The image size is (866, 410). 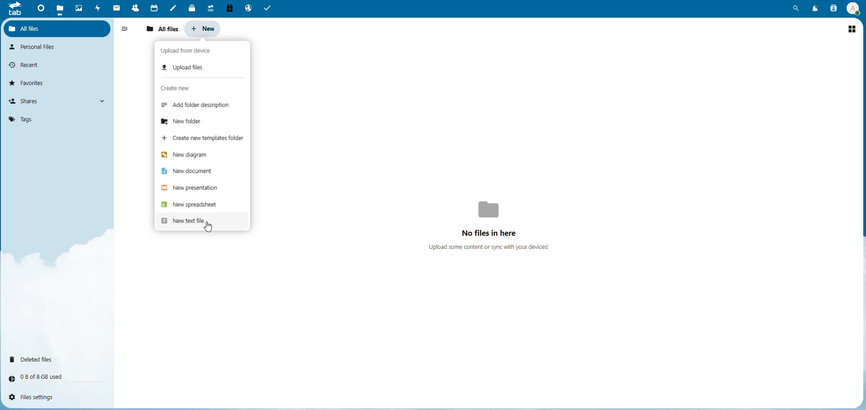 I want to click on All Files, so click(x=163, y=29).